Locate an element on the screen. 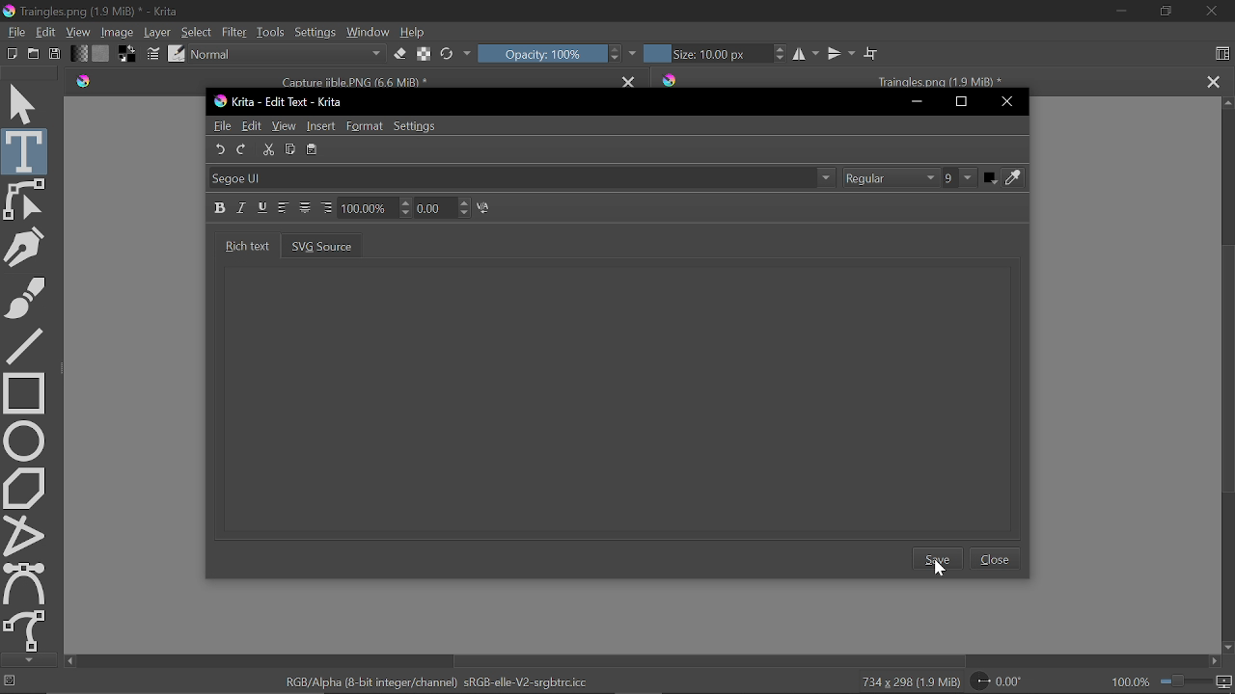 The height and width of the screenshot is (694, 1235). Align left is located at coordinates (284, 208).